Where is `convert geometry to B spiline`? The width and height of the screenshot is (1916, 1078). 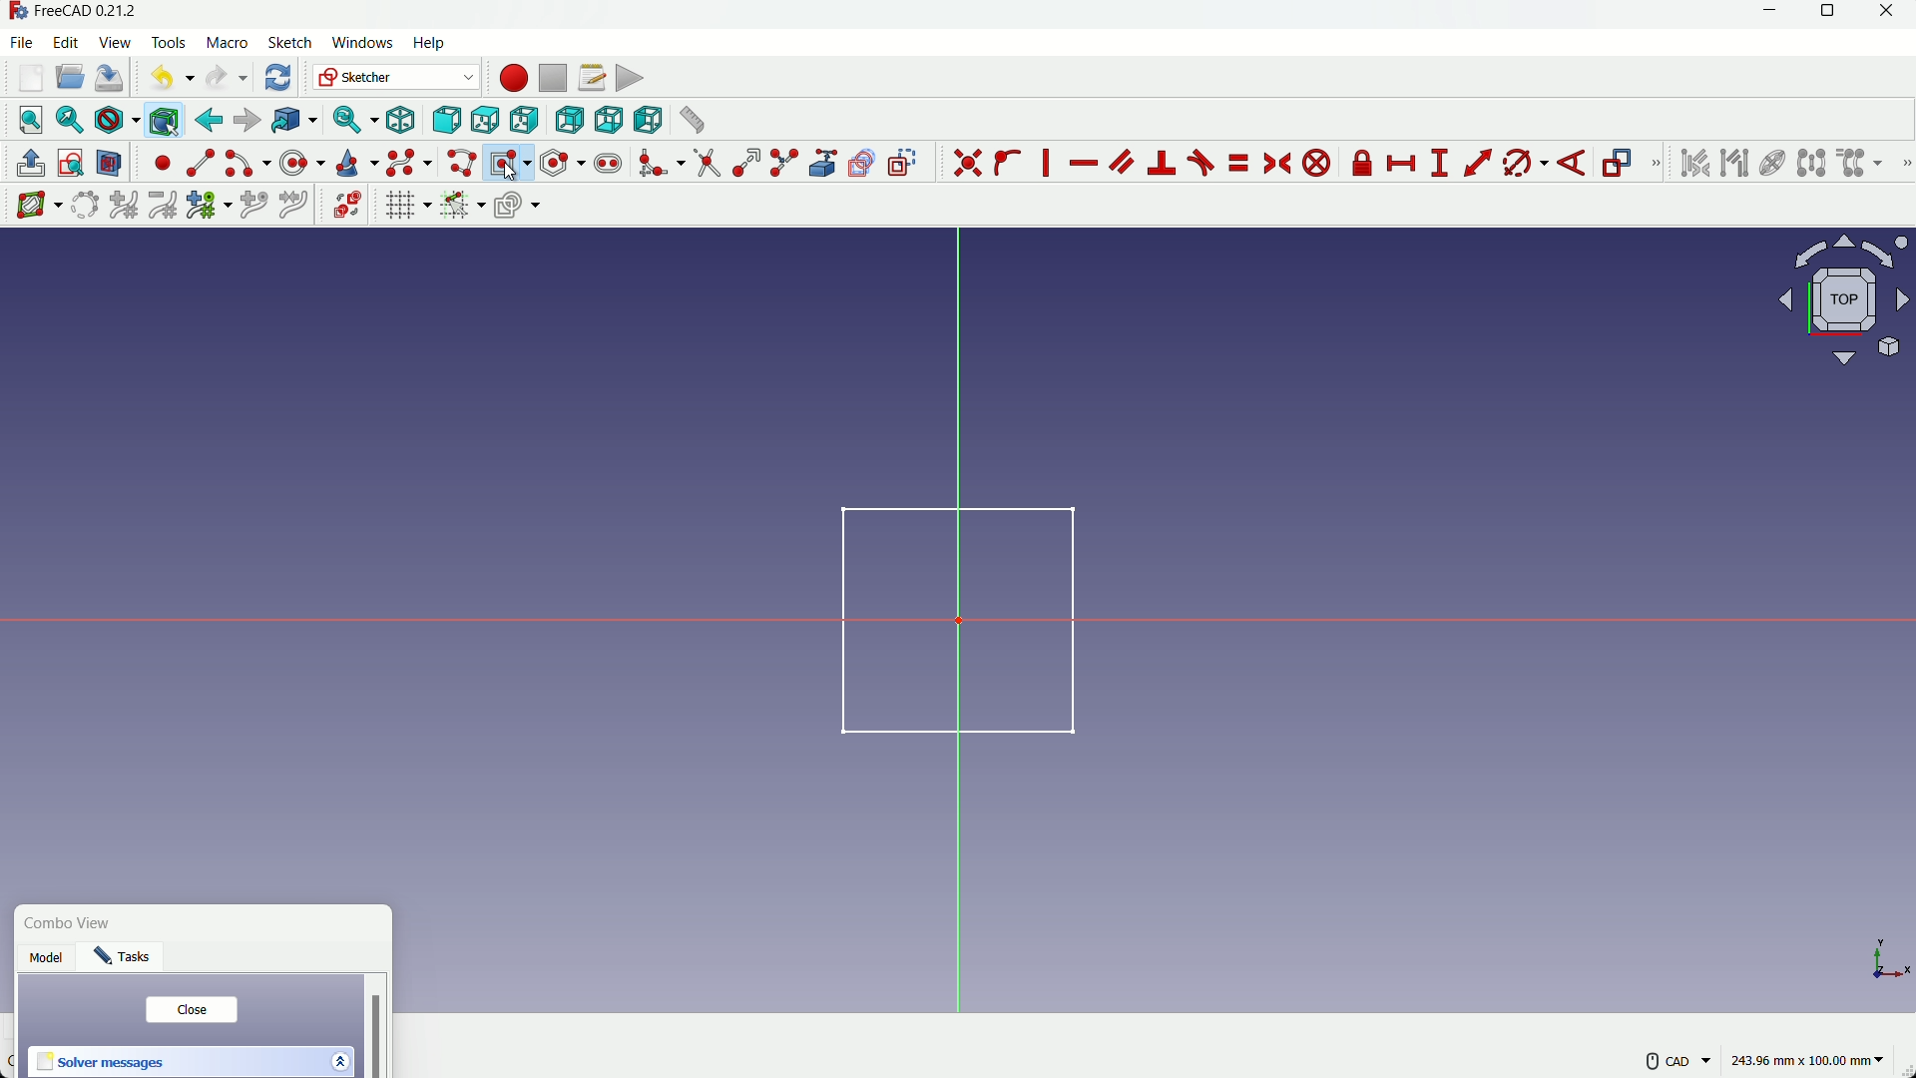
convert geometry to B spiline is located at coordinates (81, 207).